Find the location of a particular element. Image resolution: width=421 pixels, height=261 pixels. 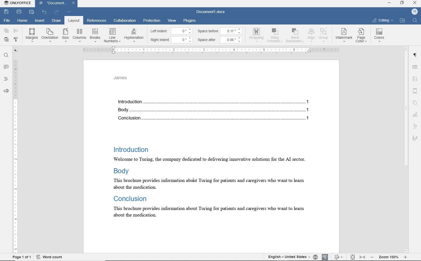

print is located at coordinates (19, 11).